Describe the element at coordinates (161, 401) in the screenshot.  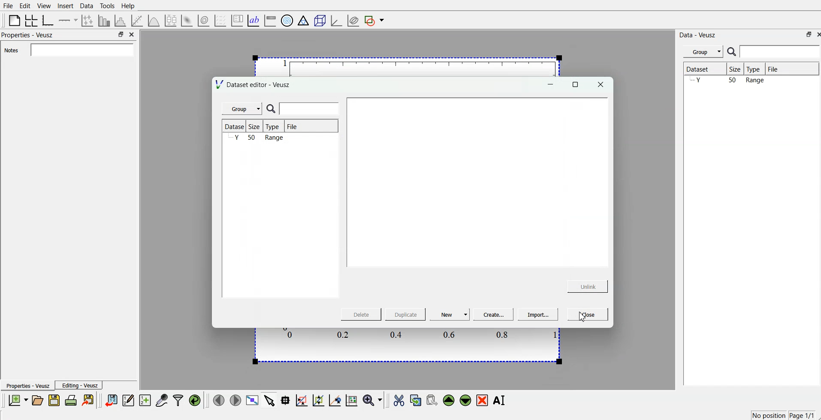
I see `capture remote data` at that location.